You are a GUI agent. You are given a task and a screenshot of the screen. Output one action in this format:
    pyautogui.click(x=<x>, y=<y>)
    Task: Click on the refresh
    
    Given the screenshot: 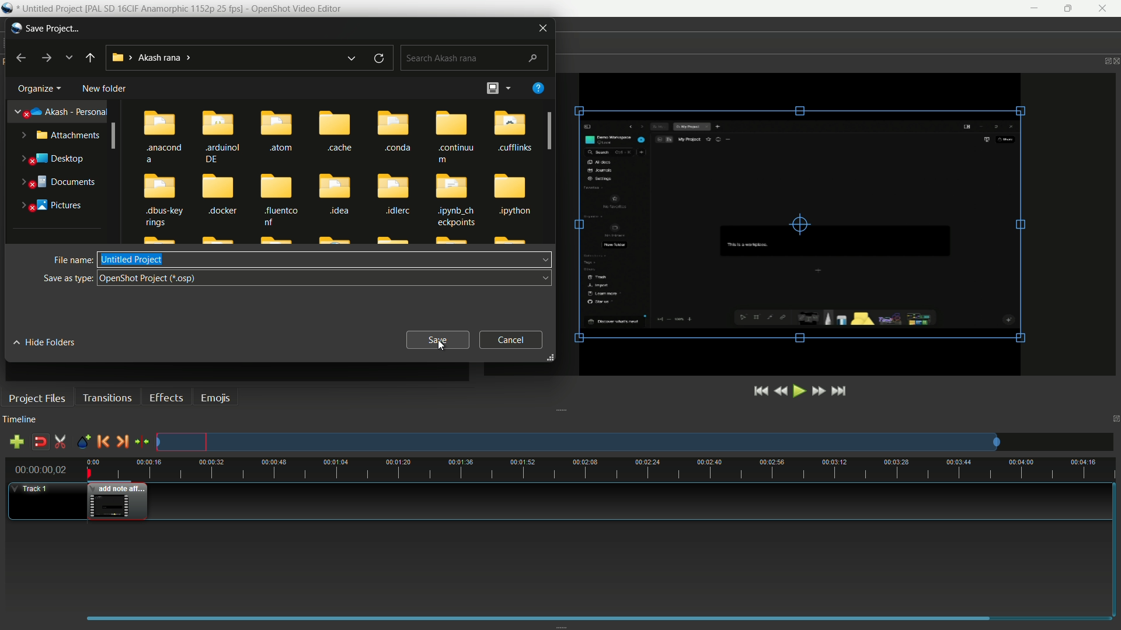 What is the action you would take?
    pyautogui.click(x=379, y=59)
    